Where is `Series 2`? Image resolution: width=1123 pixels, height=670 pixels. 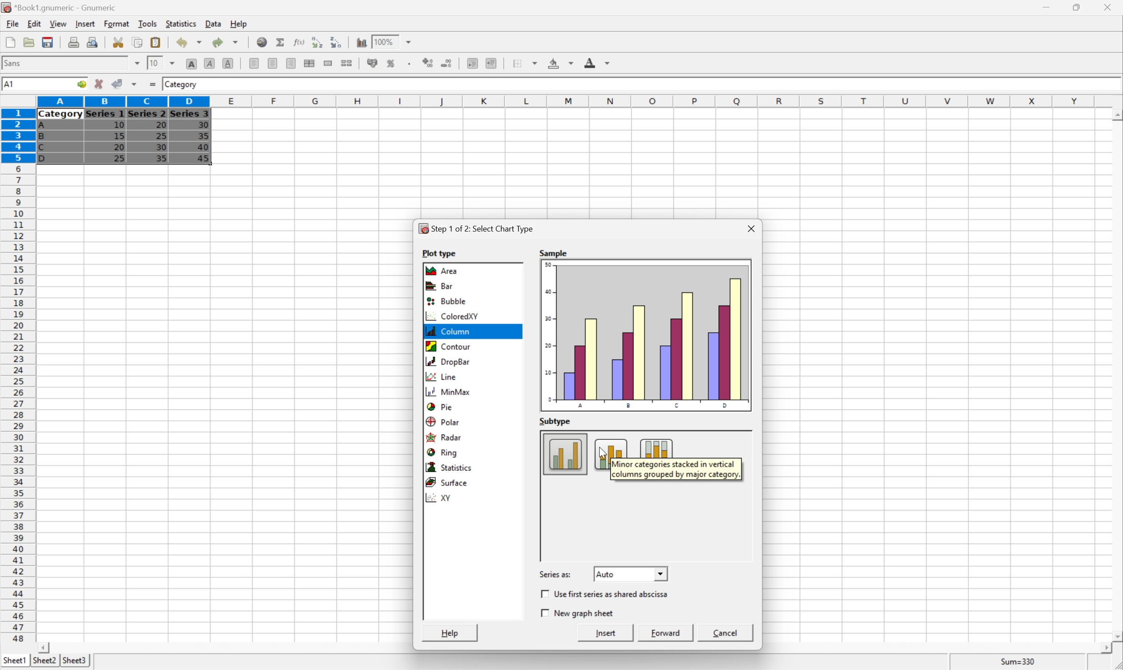 Series 2 is located at coordinates (146, 113).